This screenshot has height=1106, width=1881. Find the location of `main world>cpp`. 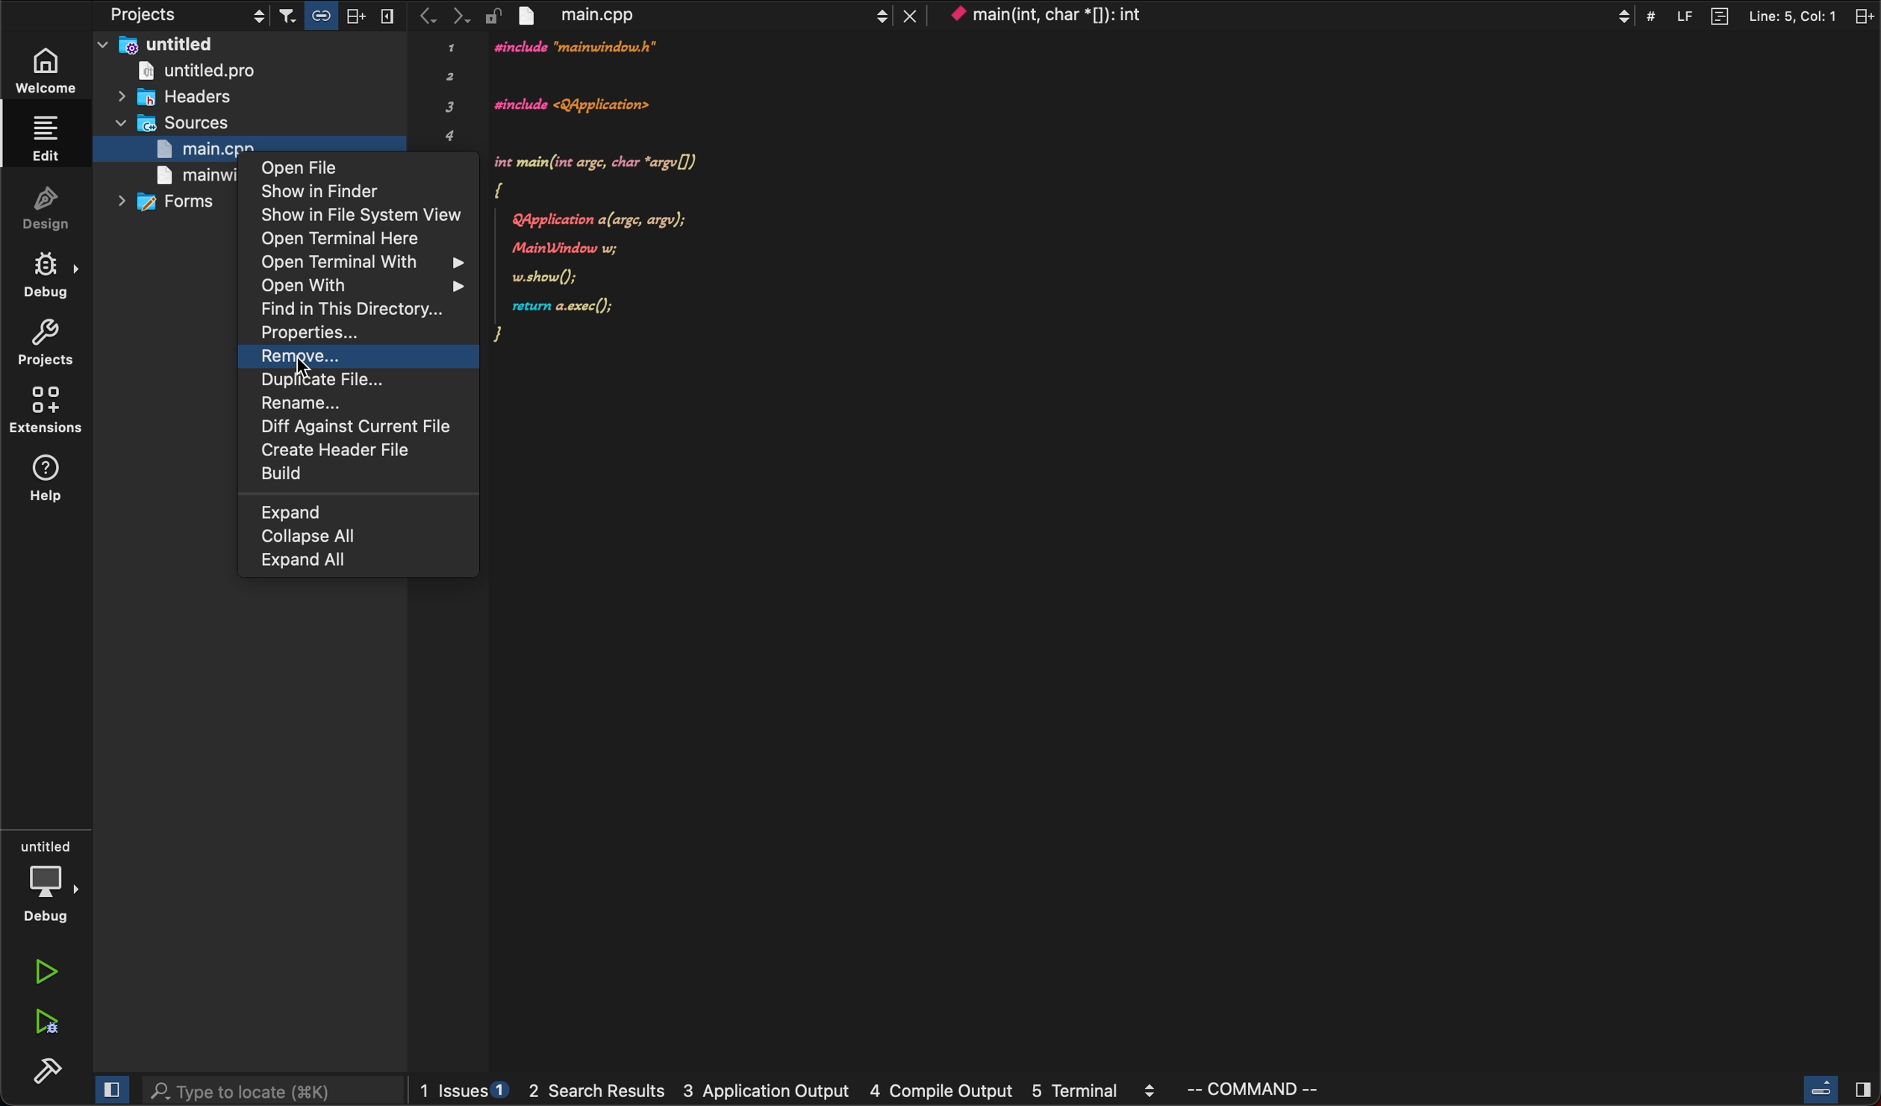

main world>cpp is located at coordinates (198, 175).